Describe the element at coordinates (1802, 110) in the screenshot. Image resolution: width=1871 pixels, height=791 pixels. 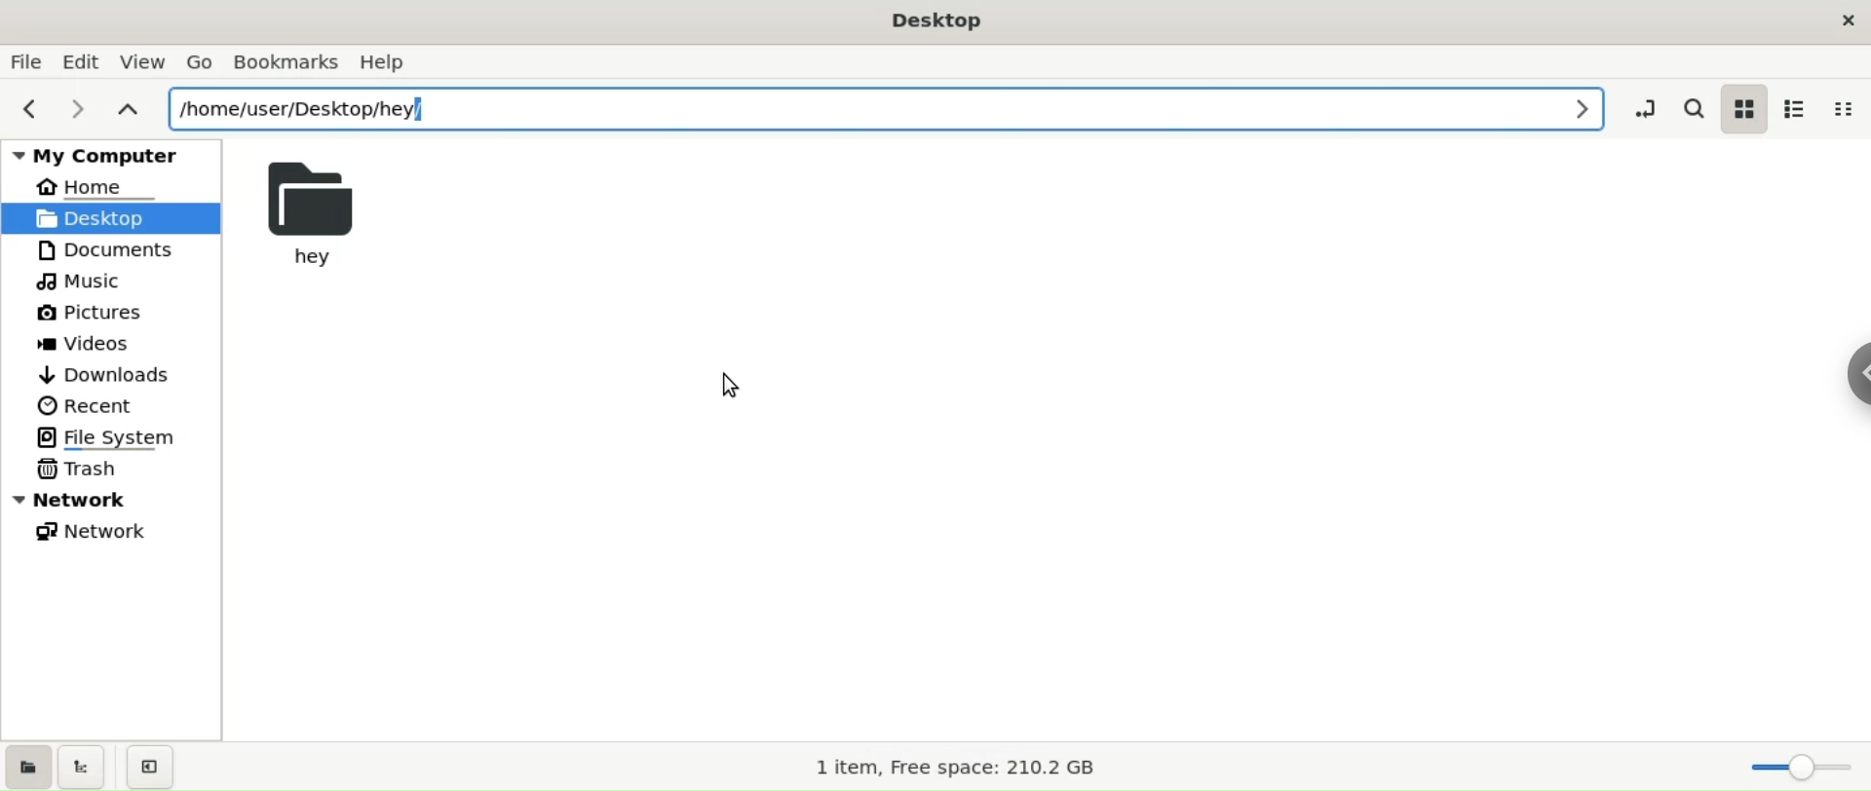
I see `list view` at that location.